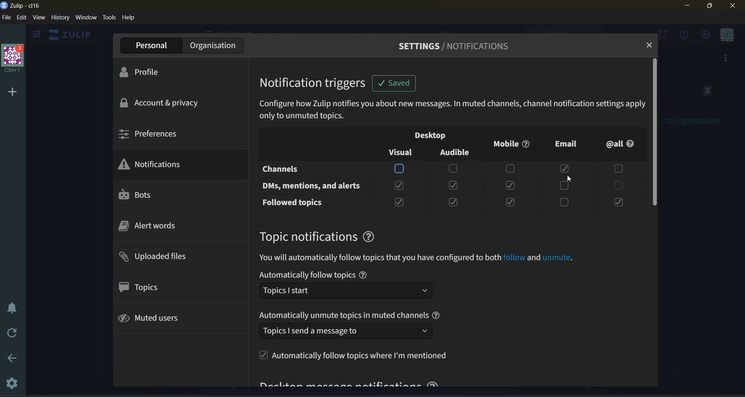 The image size is (745, 397). Describe the element at coordinates (86, 17) in the screenshot. I see `window` at that location.